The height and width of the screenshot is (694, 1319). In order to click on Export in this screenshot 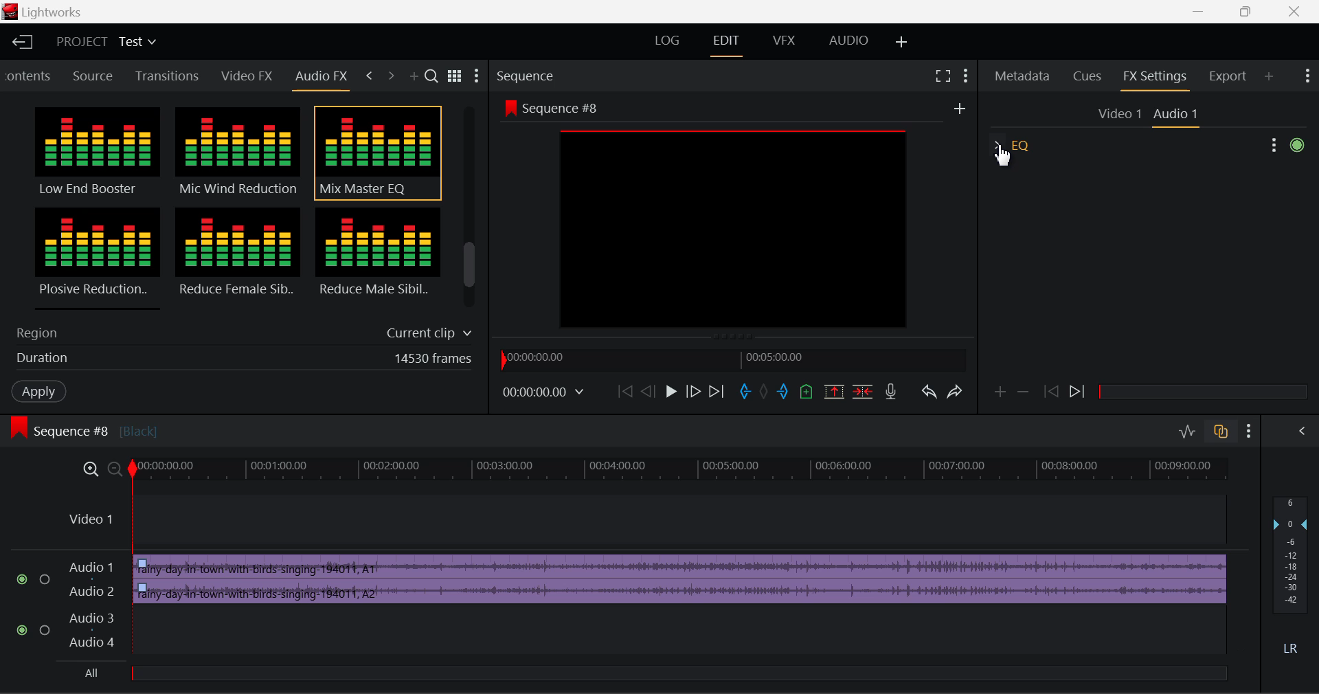, I will do `click(1228, 76)`.